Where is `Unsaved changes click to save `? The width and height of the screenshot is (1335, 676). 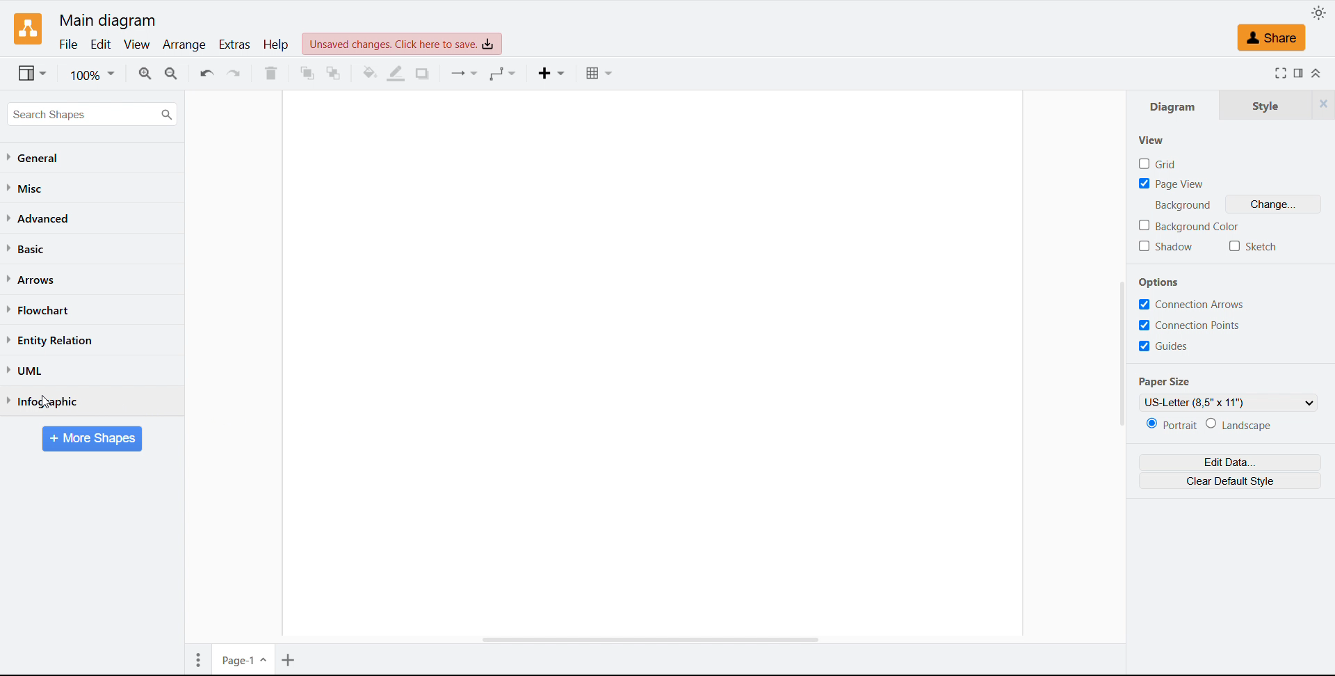
Unsaved changes click to save  is located at coordinates (402, 43).